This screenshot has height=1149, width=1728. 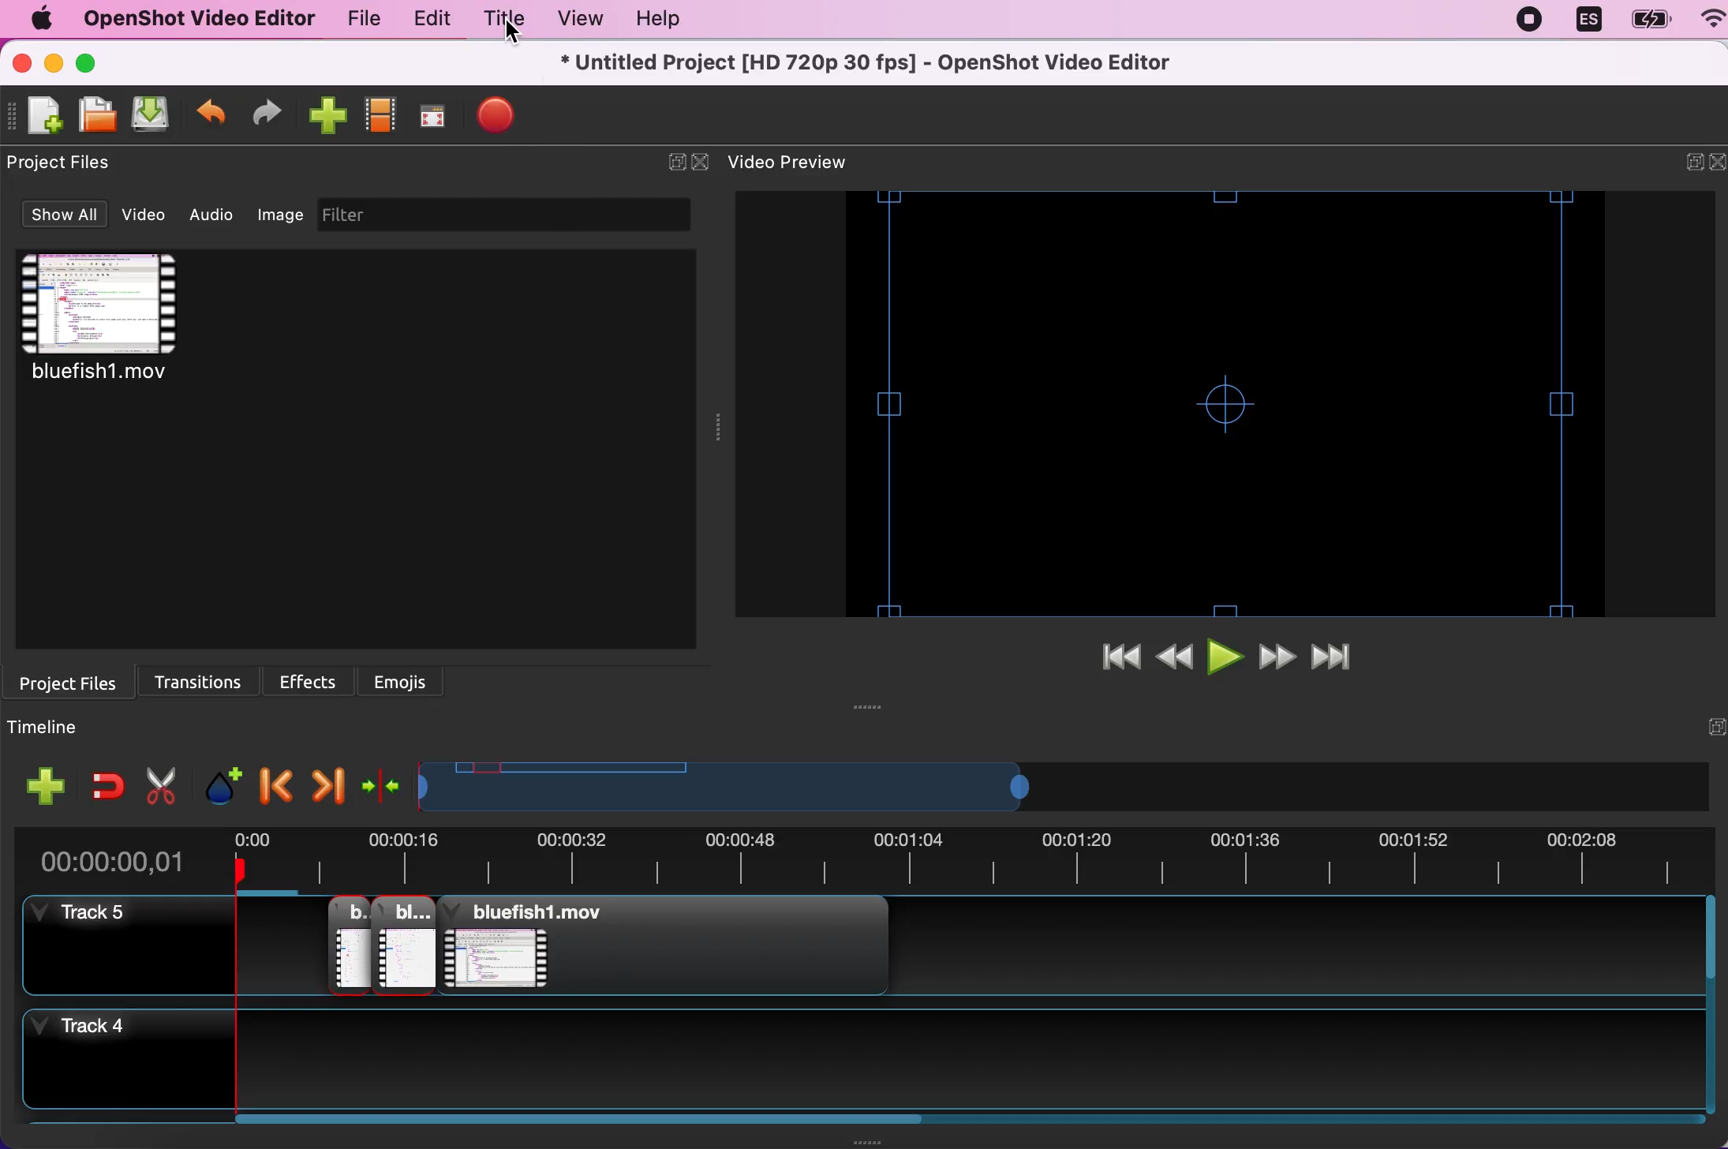 I want to click on redo, so click(x=267, y=115).